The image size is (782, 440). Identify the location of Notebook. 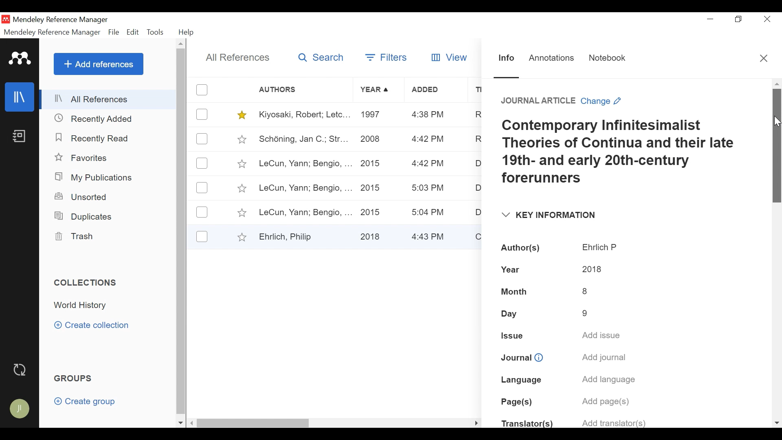
(18, 138).